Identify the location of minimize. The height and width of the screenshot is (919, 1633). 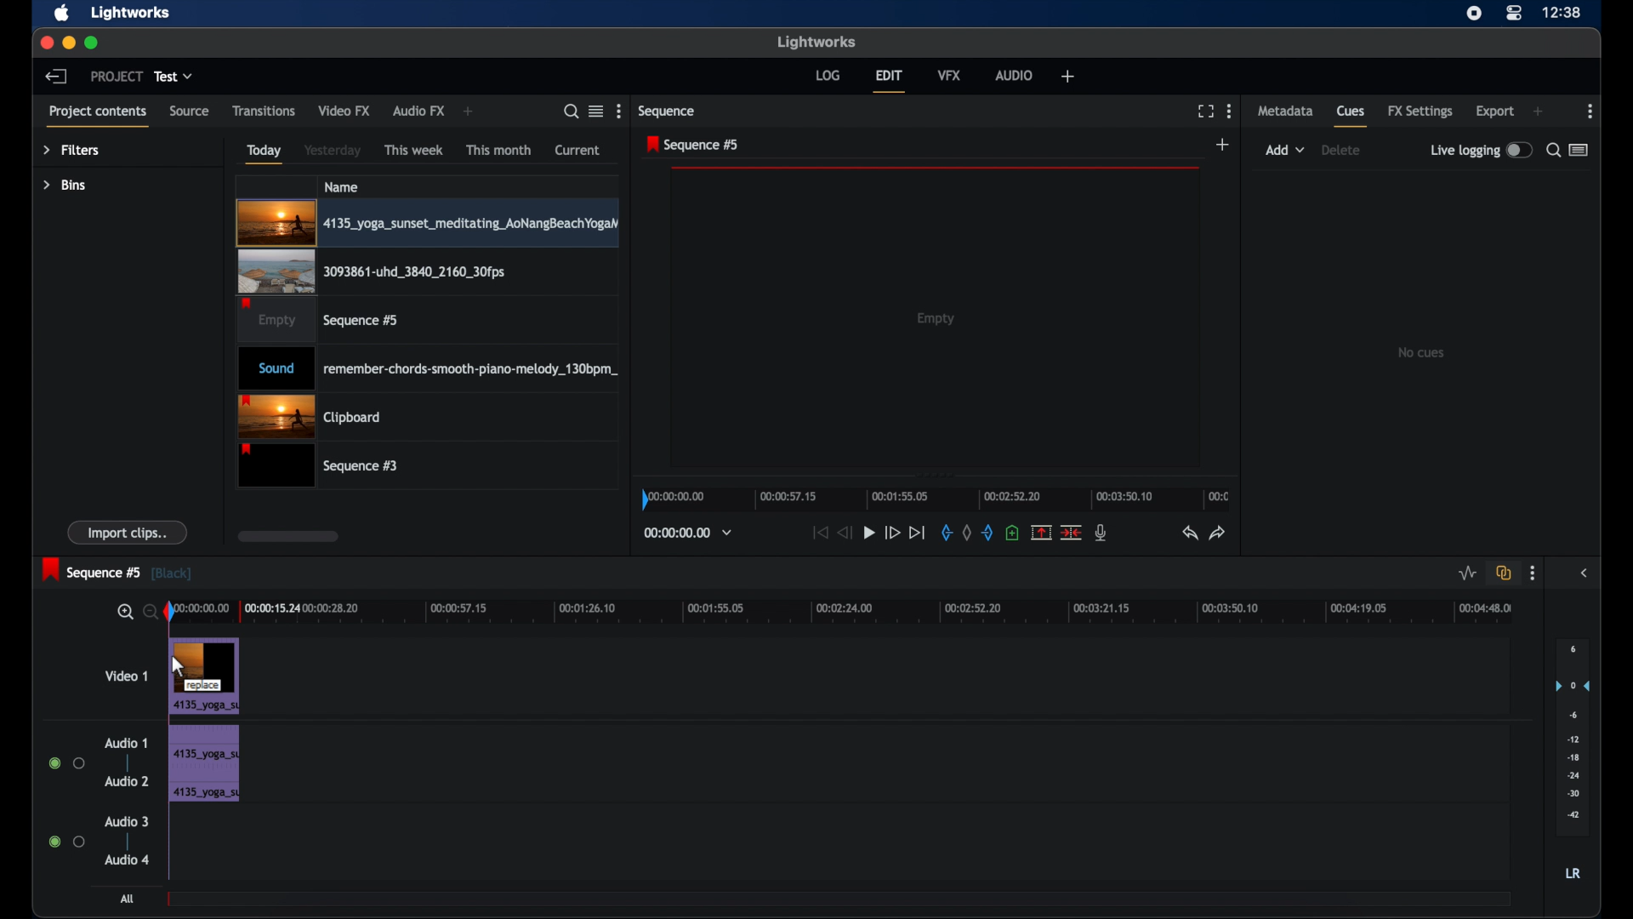
(70, 43).